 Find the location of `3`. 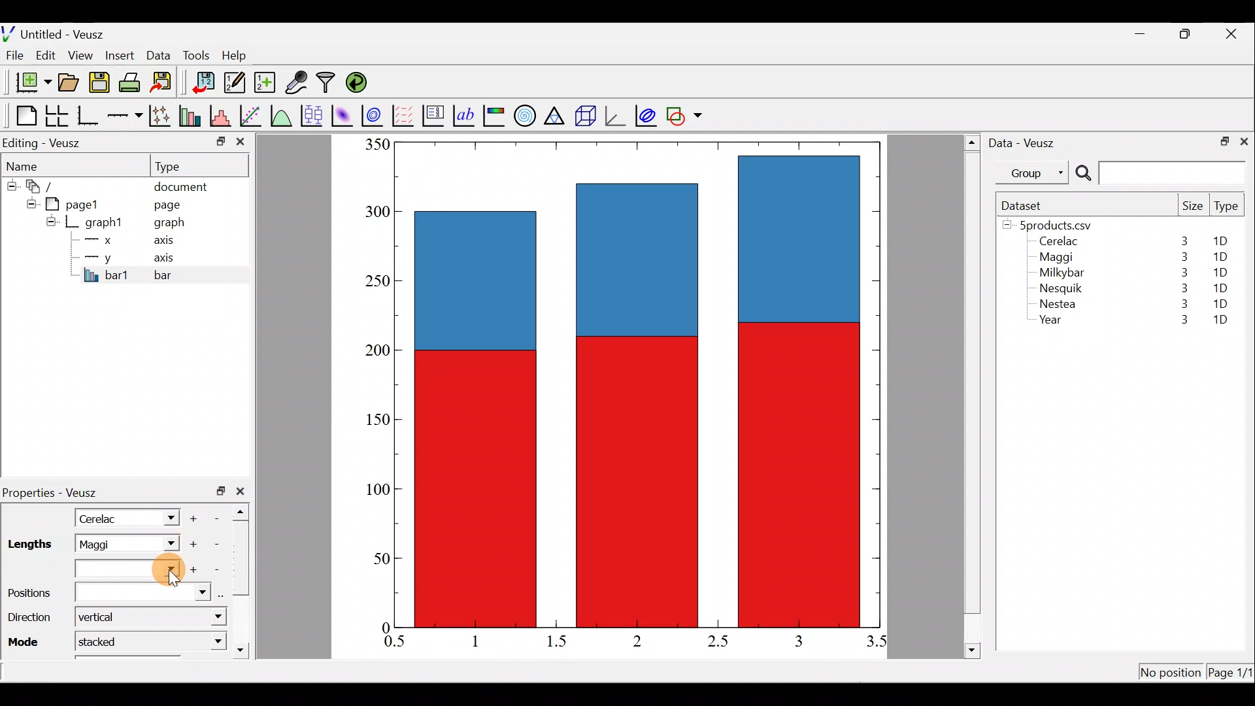

3 is located at coordinates (1182, 273).